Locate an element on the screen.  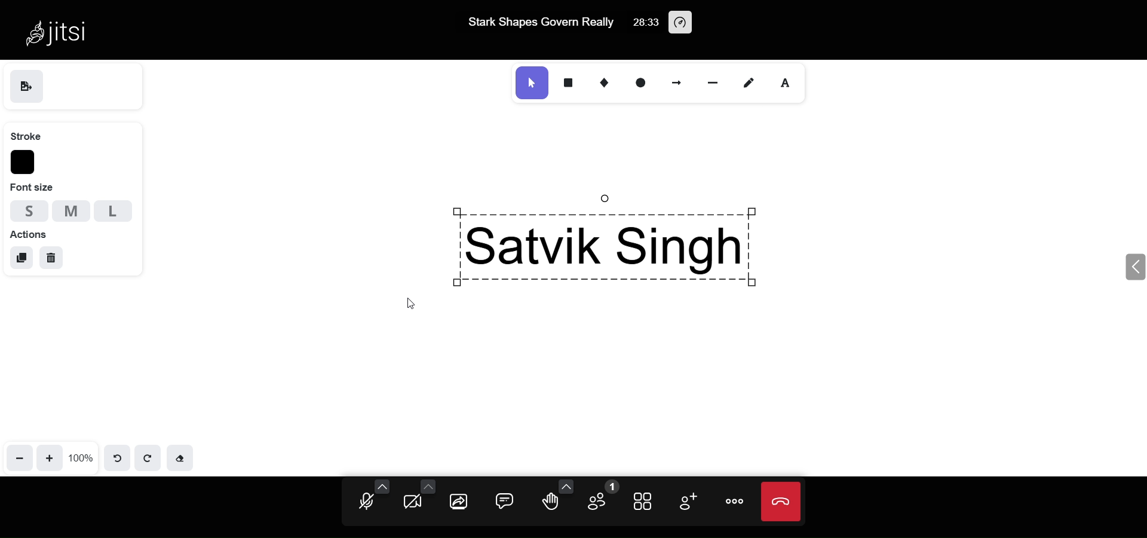
undo is located at coordinates (118, 457).